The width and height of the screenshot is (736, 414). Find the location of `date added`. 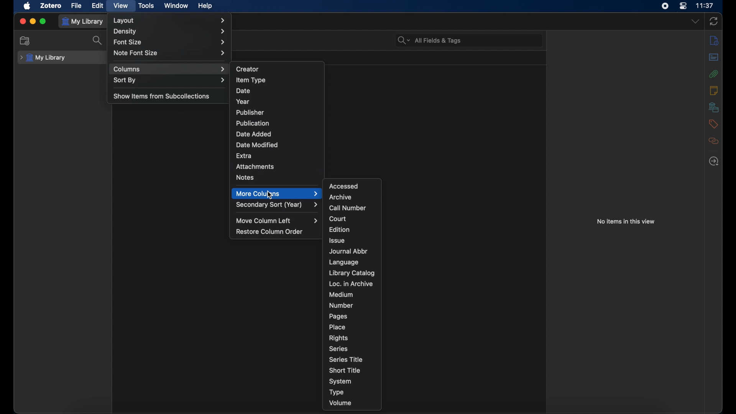

date added is located at coordinates (254, 134).